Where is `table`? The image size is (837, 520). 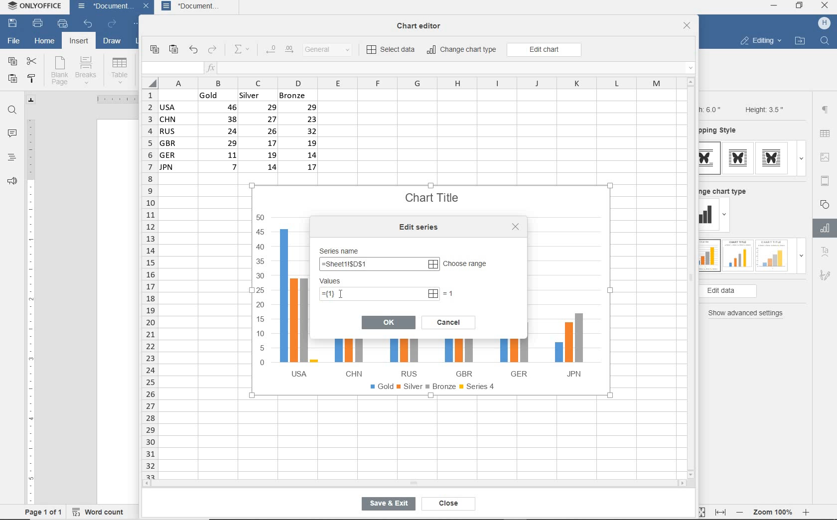 table is located at coordinates (826, 134).